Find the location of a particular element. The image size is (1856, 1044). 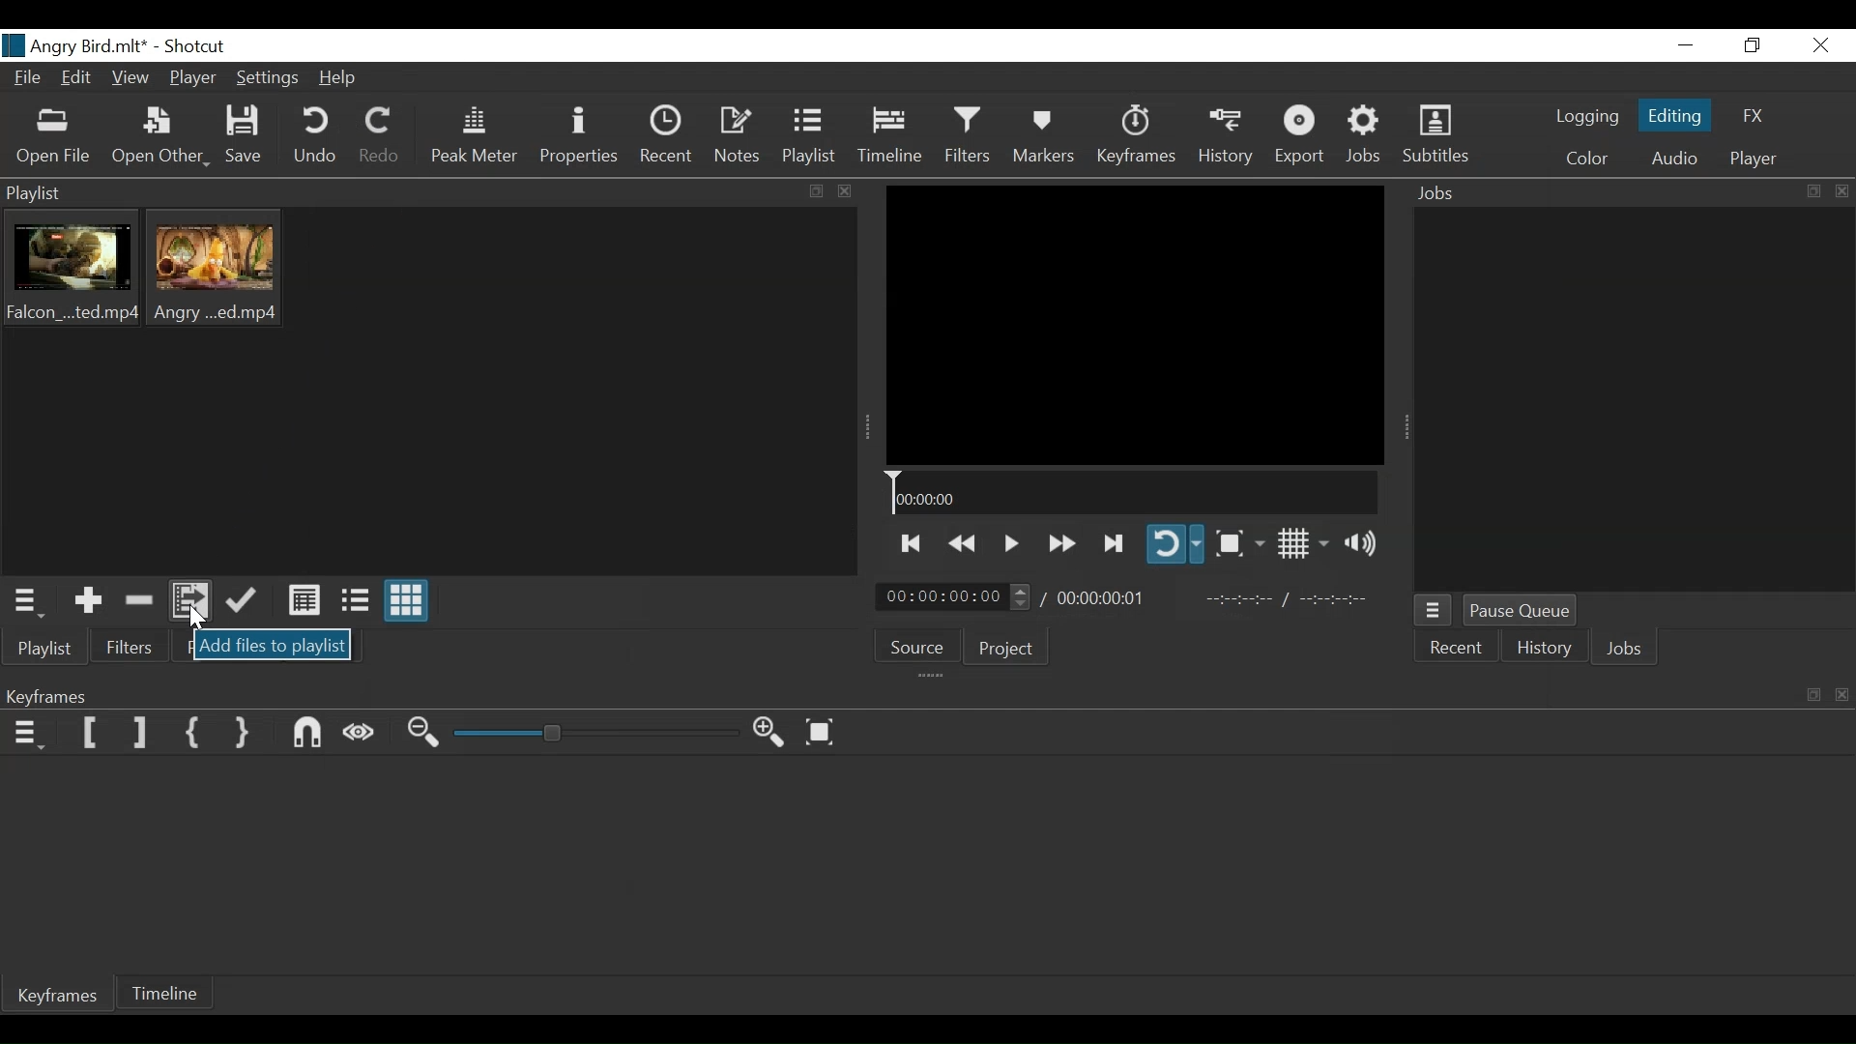

Current Duration is located at coordinates (954, 598).